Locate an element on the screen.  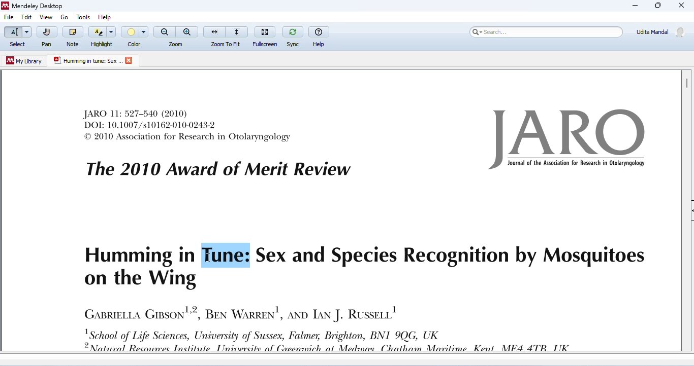
close is located at coordinates (682, 6).